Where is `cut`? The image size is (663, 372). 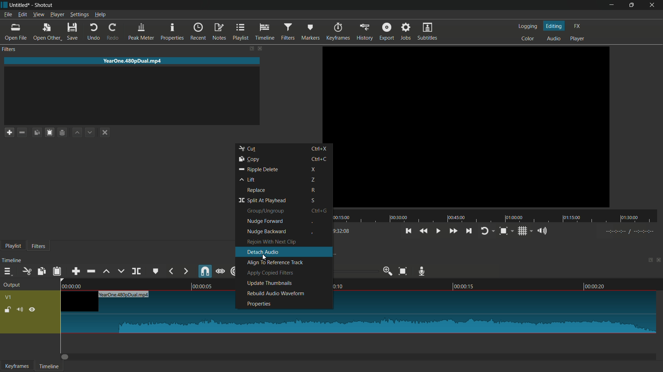
cut is located at coordinates (250, 149).